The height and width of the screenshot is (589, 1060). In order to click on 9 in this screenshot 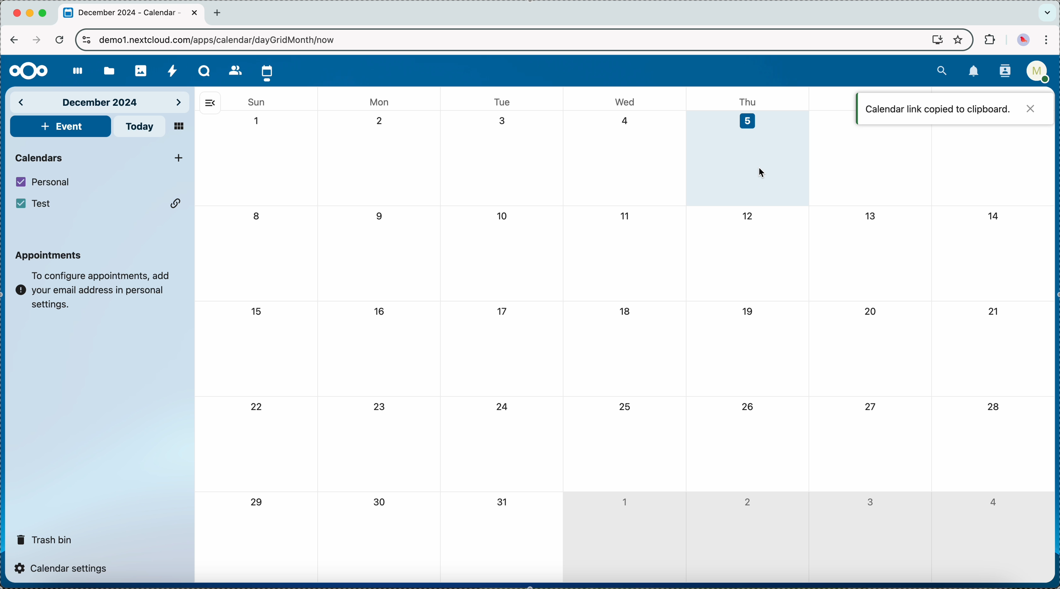, I will do `click(381, 216)`.